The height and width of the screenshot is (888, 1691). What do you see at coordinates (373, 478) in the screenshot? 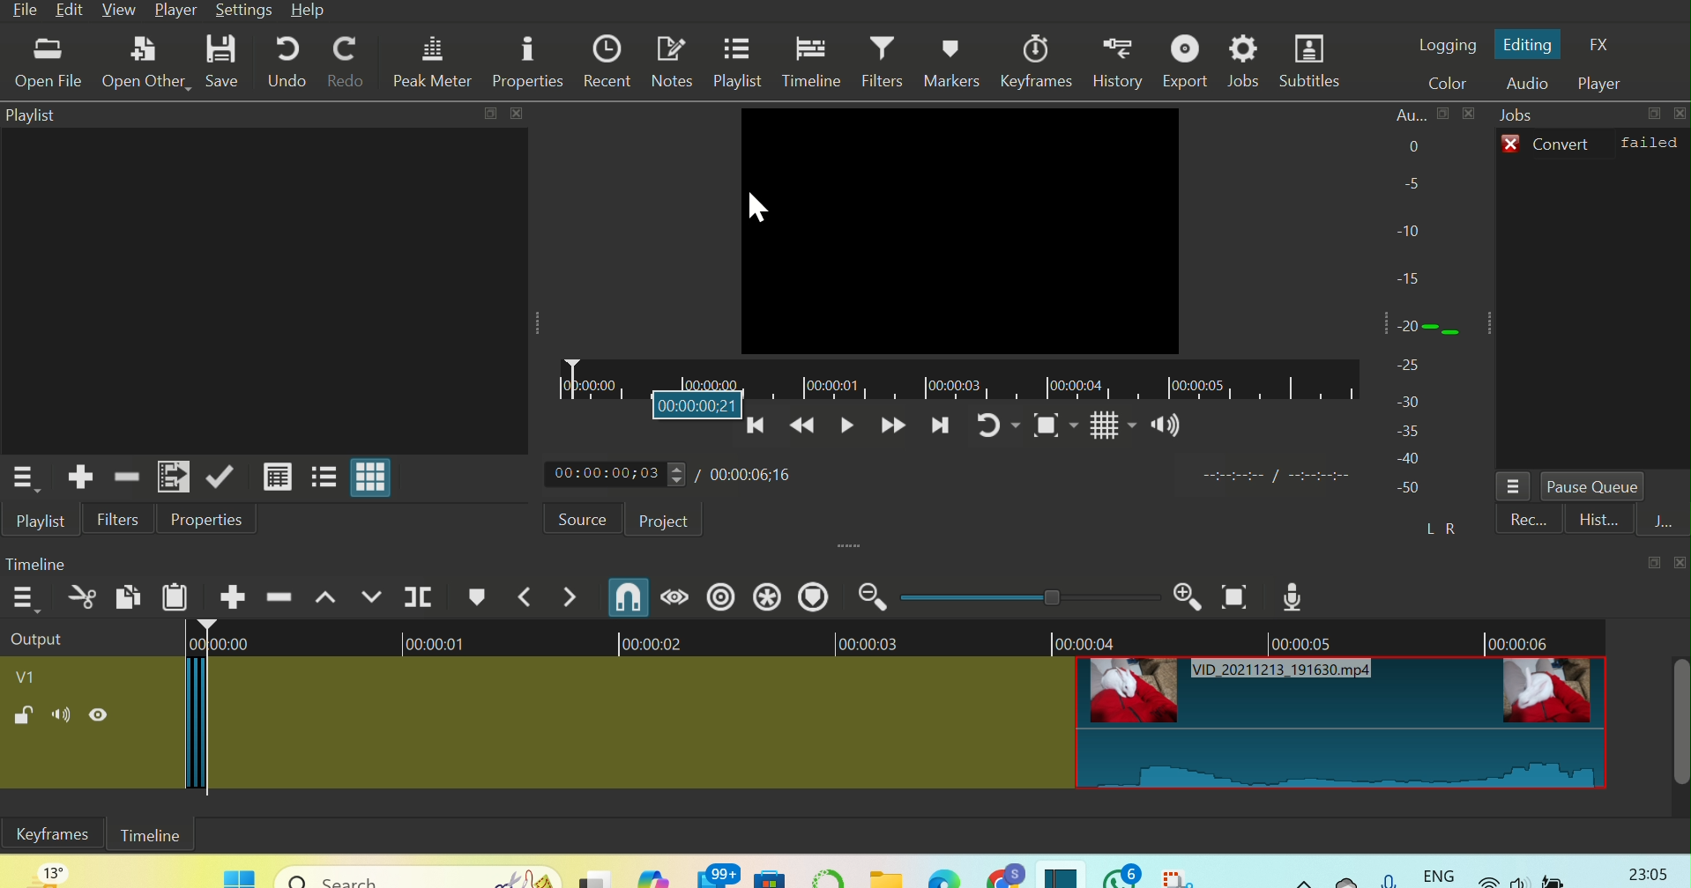
I see `View as list` at bounding box center [373, 478].